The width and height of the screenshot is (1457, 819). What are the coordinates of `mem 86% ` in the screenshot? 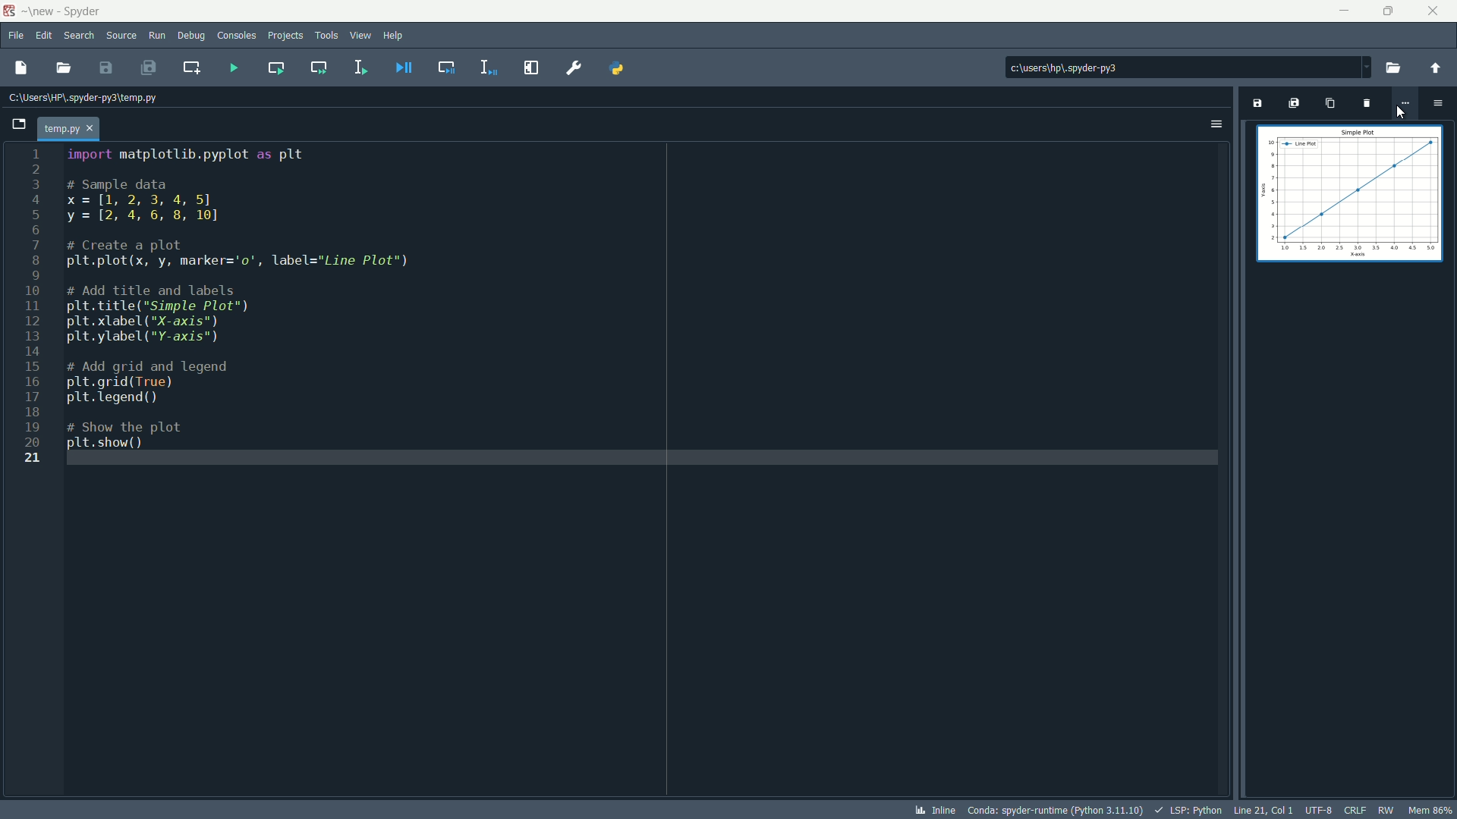 It's located at (1430, 809).